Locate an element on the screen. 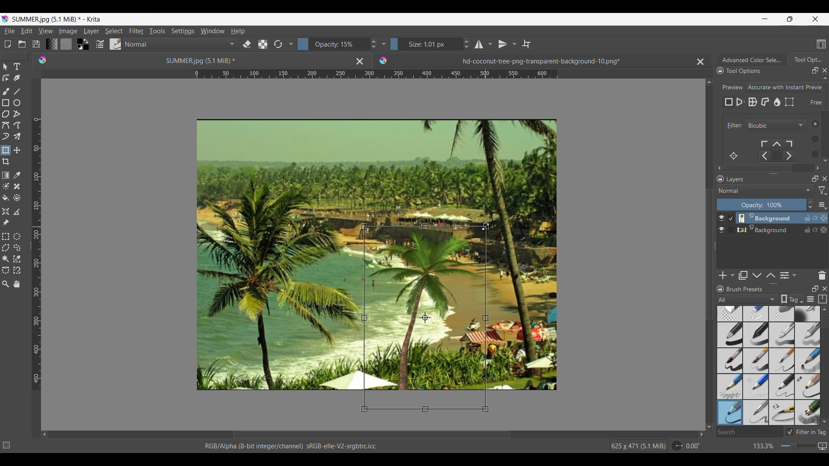  Reload original preset is located at coordinates (278, 44).